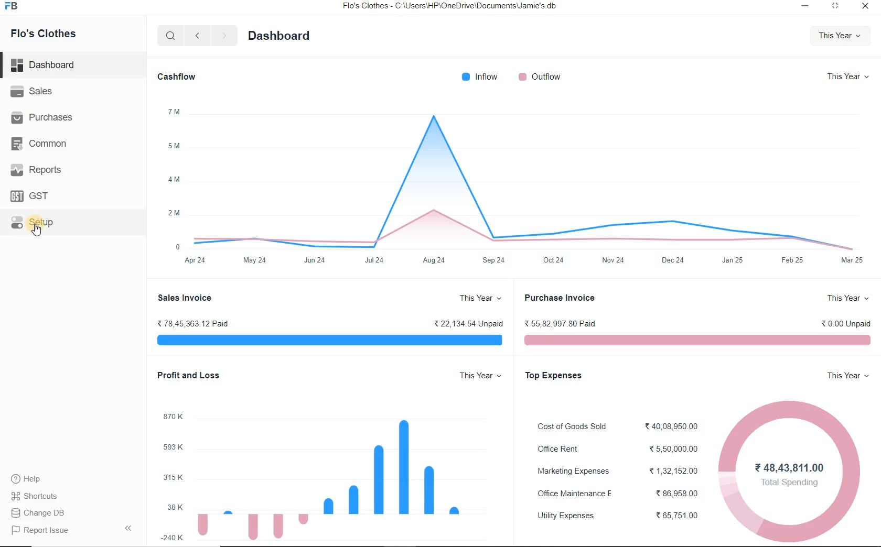 Image resolution: width=881 pixels, height=547 pixels. Describe the element at coordinates (468, 323) in the screenshot. I see `% 22,134.54 Unpaid` at that location.